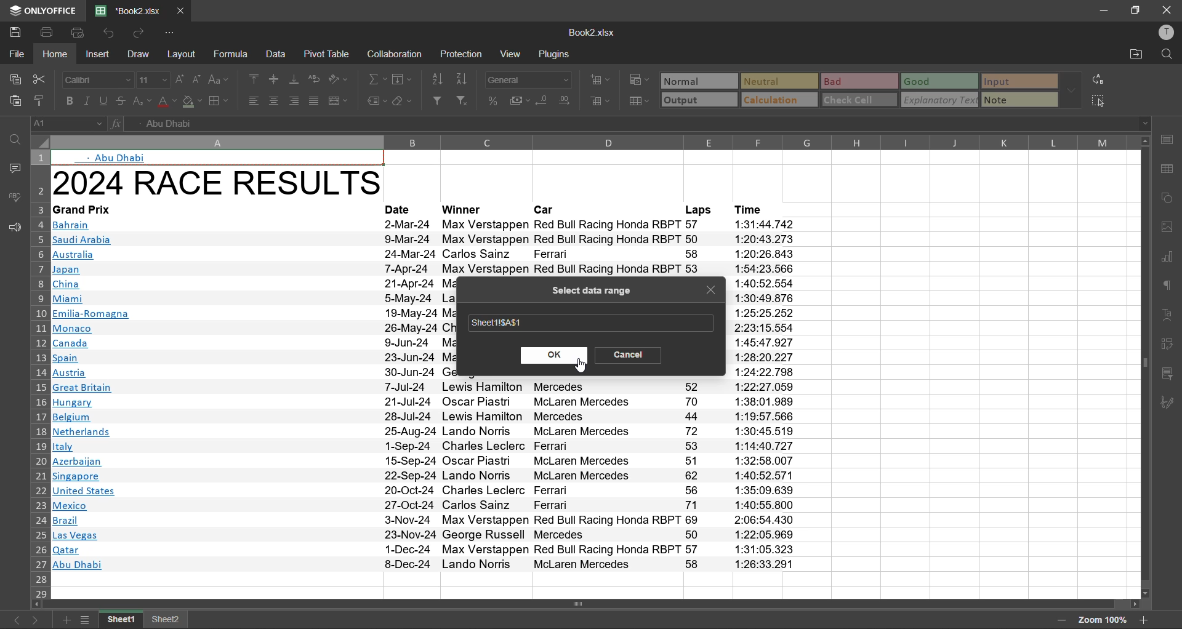 The width and height of the screenshot is (1182, 629). I want to click on bad, so click(844, 81).